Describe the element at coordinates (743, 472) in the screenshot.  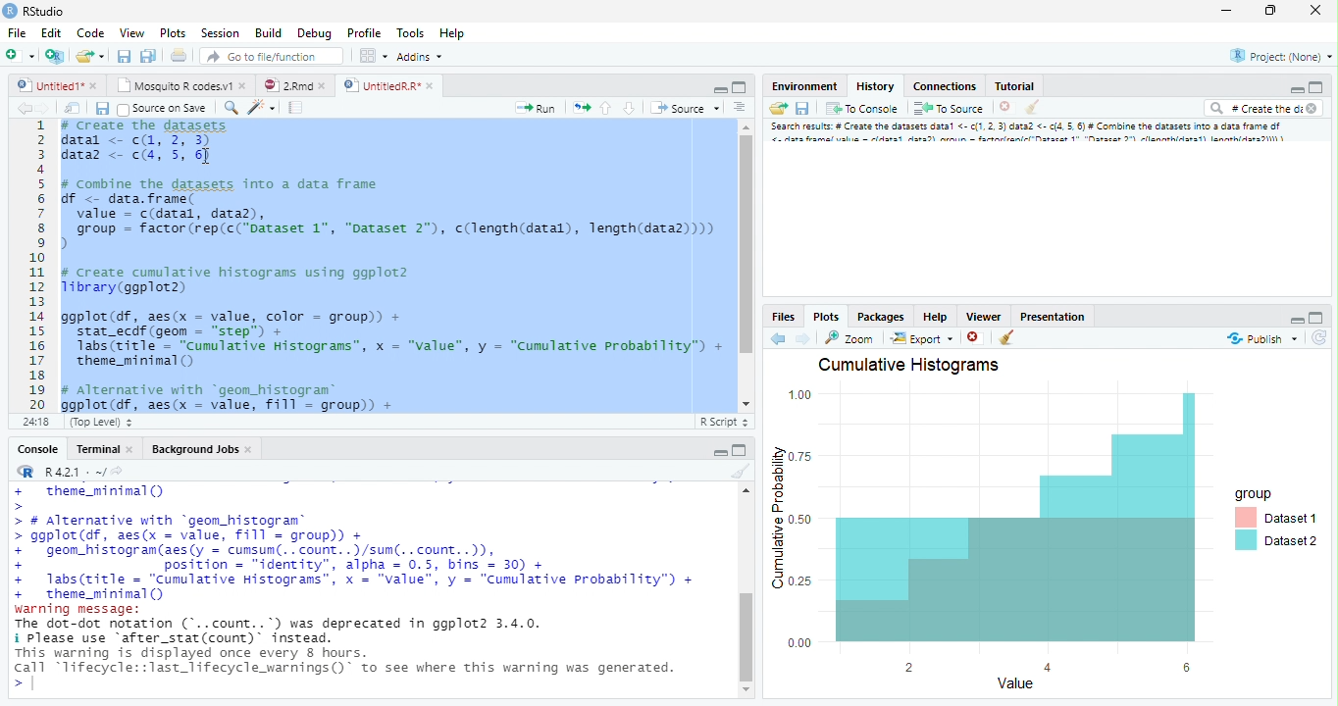
I see `Clear Console` at that location.